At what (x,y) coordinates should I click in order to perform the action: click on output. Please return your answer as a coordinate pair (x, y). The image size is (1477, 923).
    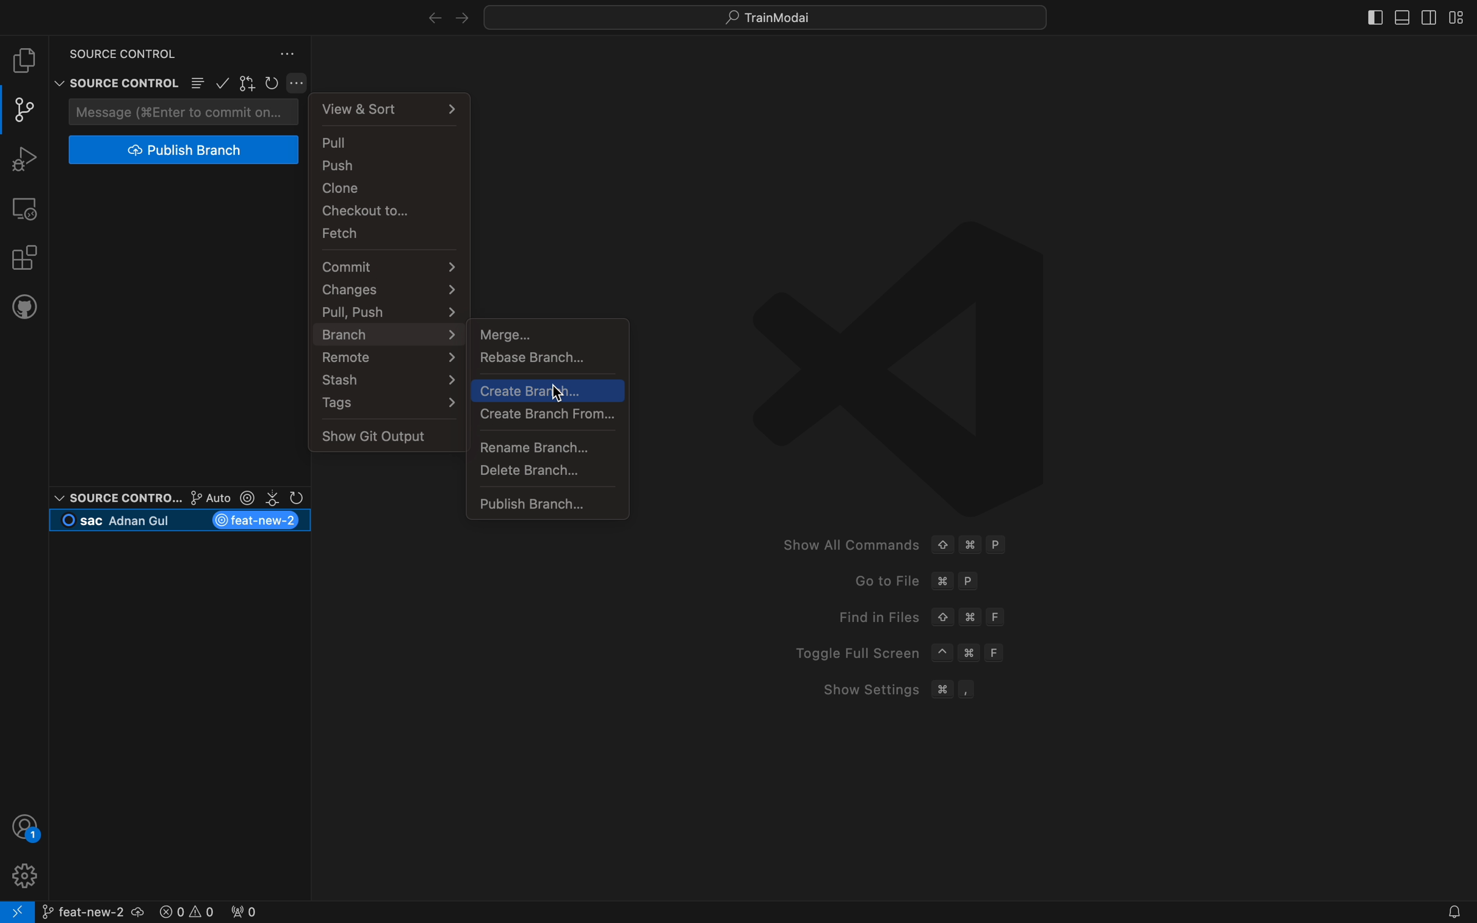
    Looking at the image, I should click on (386, 436).